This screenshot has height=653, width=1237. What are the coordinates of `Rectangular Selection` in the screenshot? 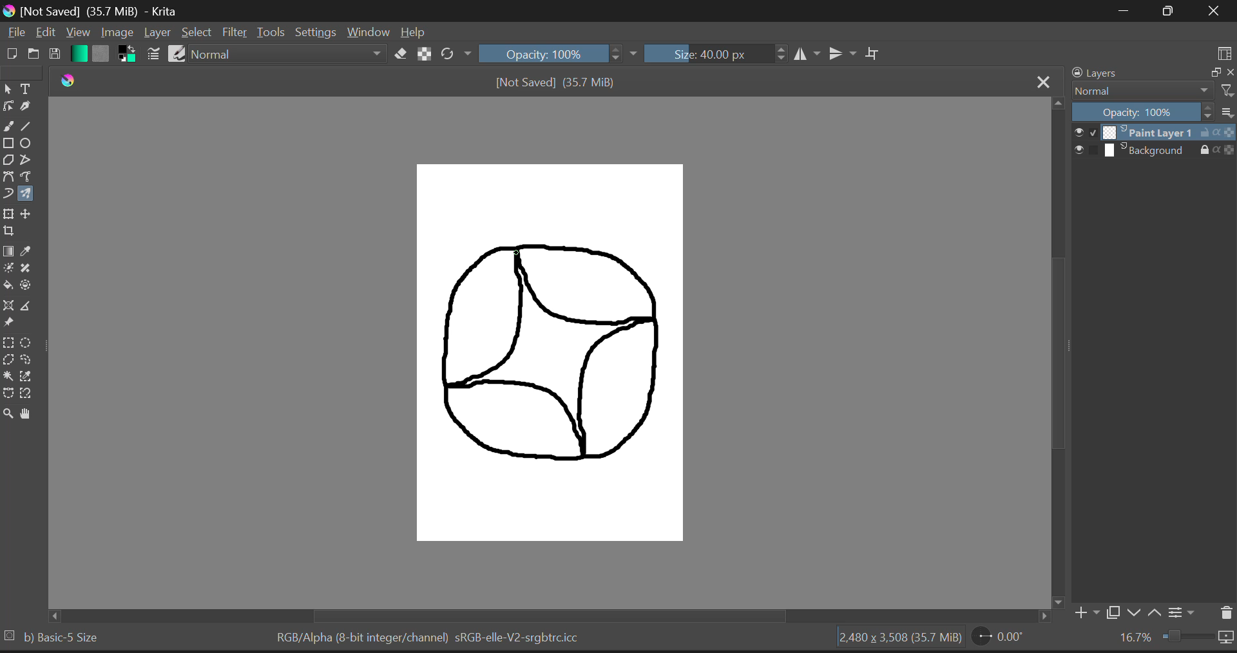 It's located at (10, 343).